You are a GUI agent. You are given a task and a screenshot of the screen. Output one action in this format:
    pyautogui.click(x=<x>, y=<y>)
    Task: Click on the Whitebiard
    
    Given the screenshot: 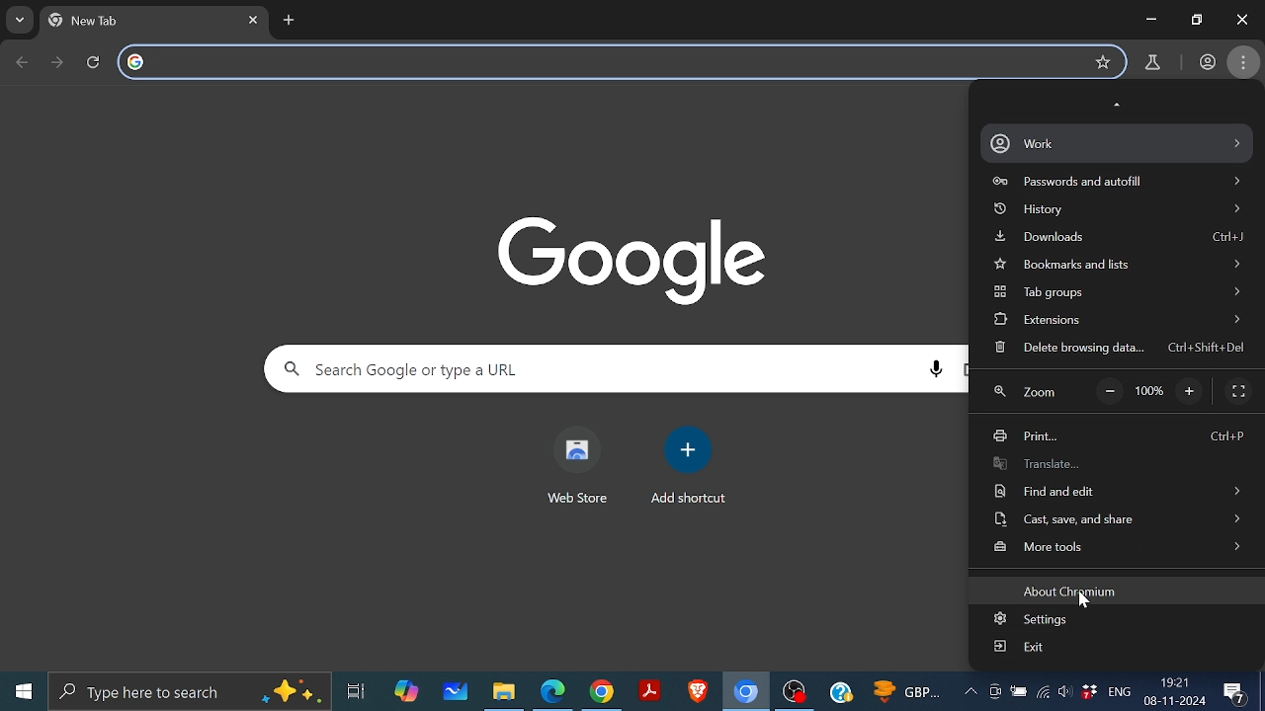 What is the action you would take?
    pyautogui.click(x=457, y=690)
    